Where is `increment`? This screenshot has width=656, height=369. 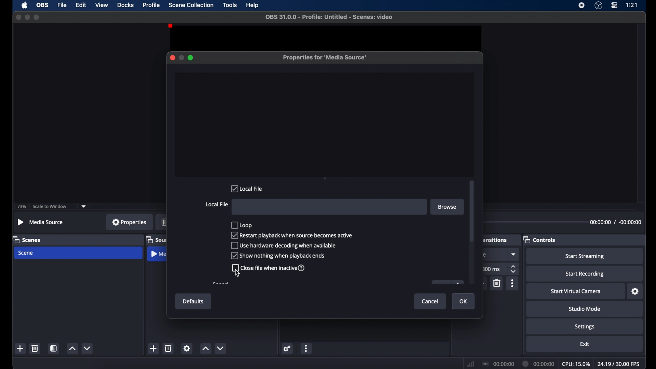 increment is located at coordinates (72, 348).